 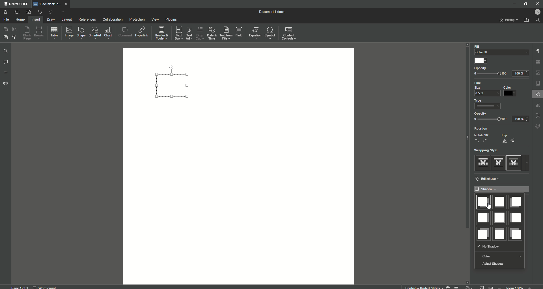 What do you see at coordinates (16, 4) in the screenshot?
I see `ONLYOFFICE` at bounding box center [16, 4].